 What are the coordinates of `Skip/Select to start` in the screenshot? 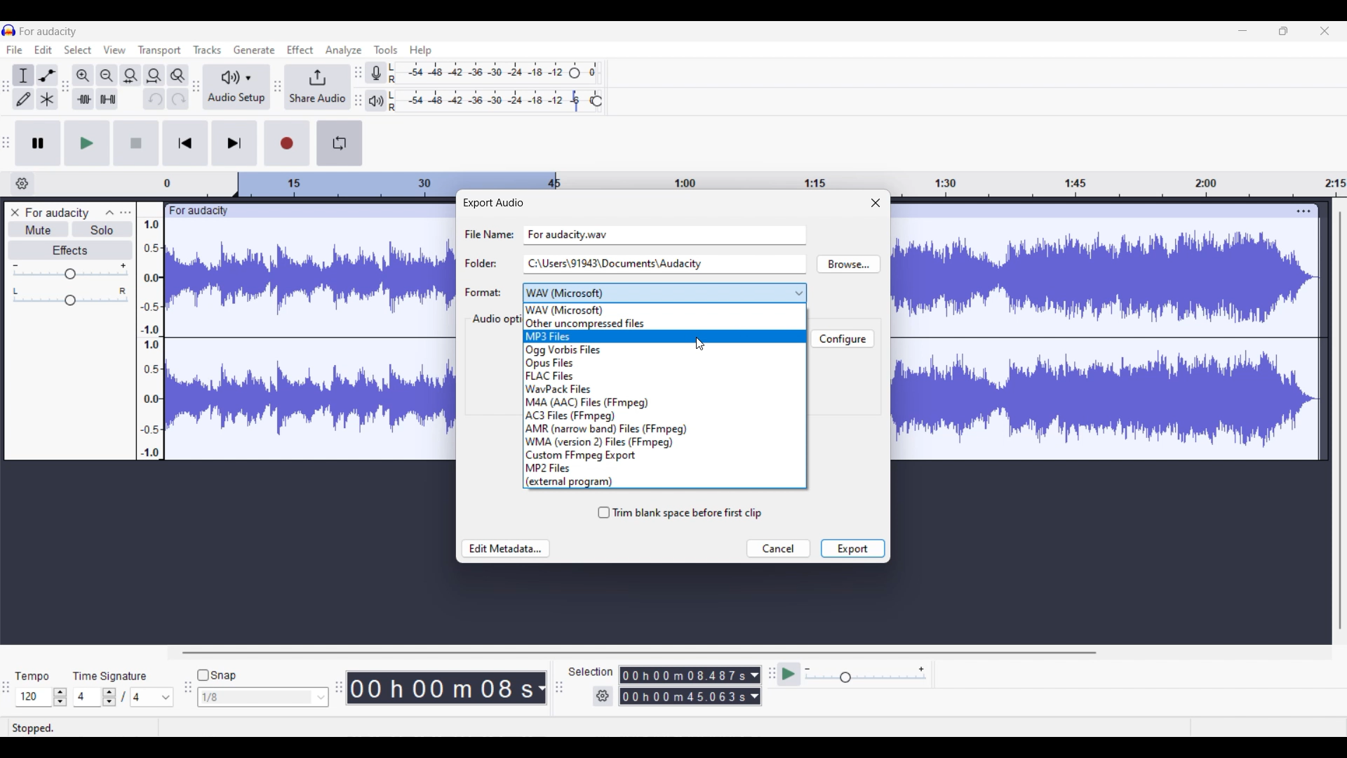 It's located at (185, 142).